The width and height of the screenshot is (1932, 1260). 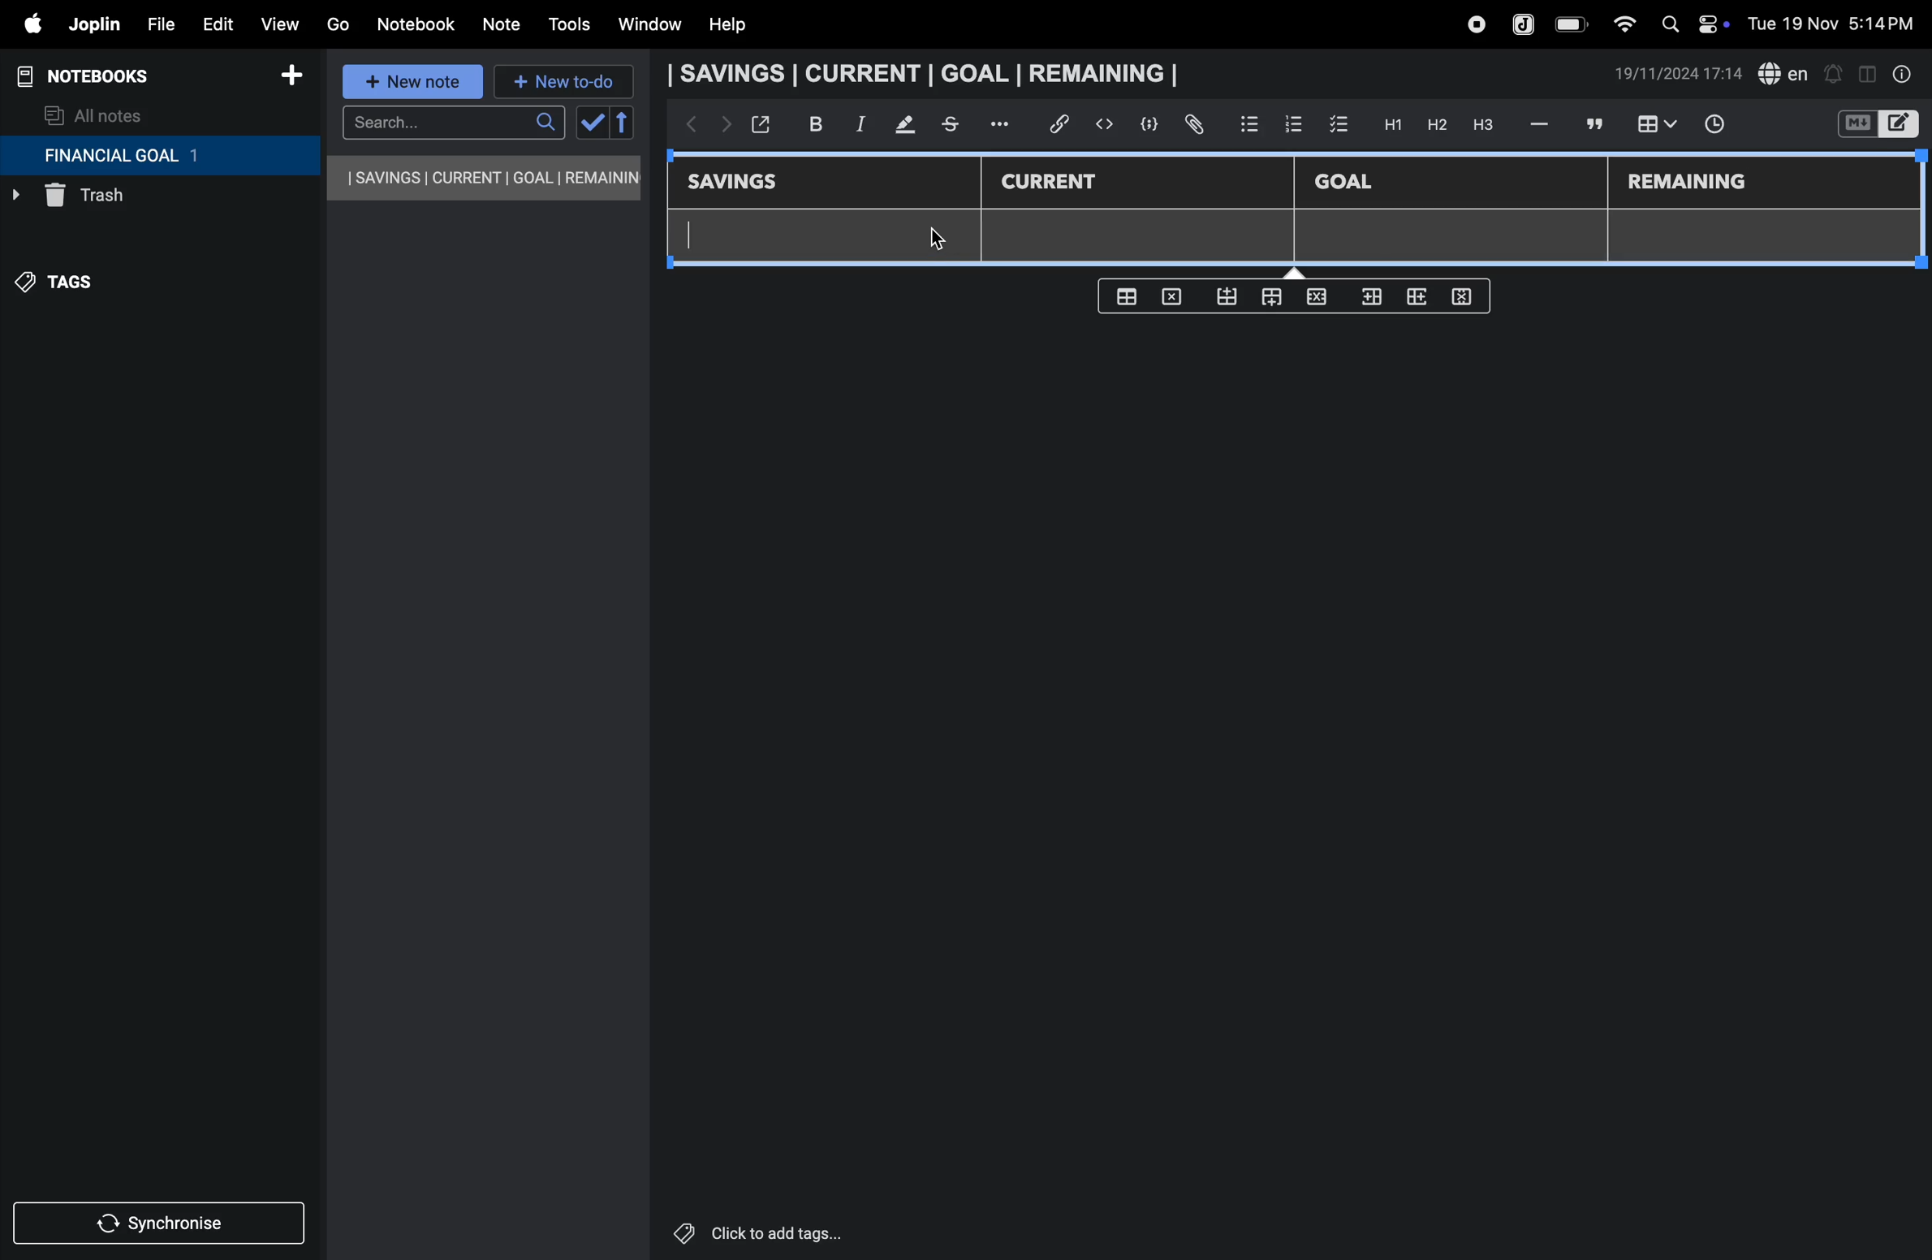 I want to click on date and time, so click(x=1679, y=74).